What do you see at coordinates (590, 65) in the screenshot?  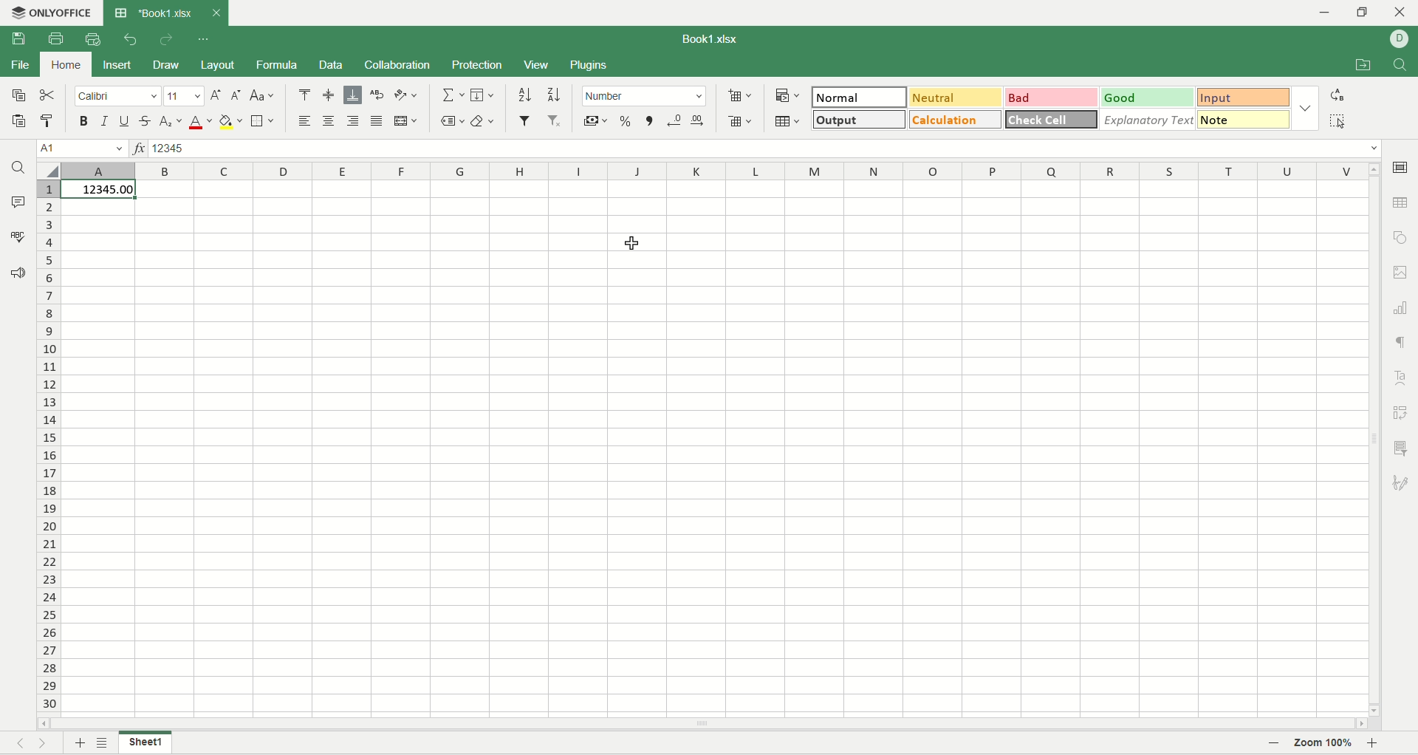 I see `plugins` at bounding box center [590, 65].